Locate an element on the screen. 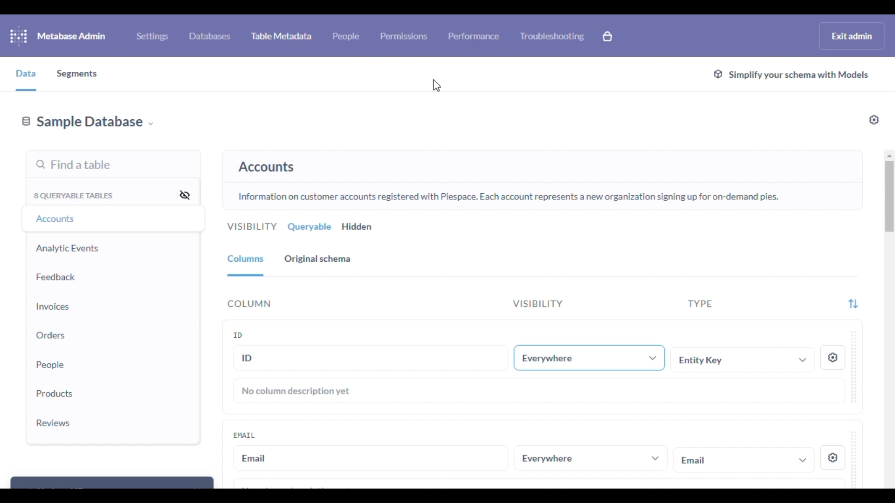 This screenshot has height=503, width=895. find a table is located at coordinates (74, 166).